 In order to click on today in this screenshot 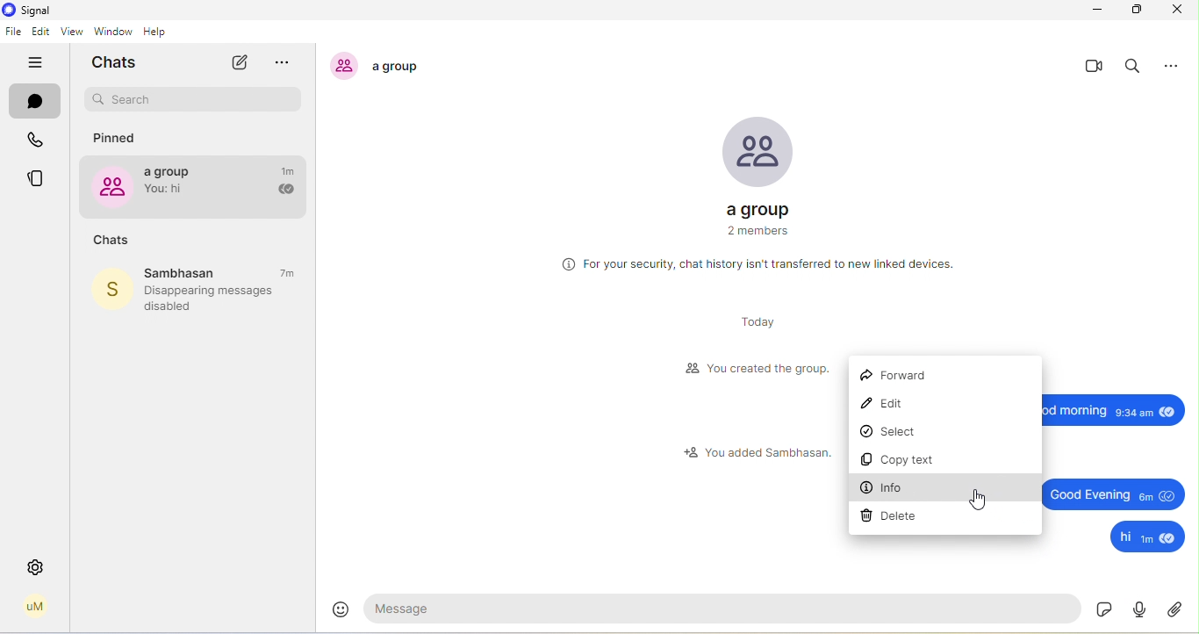, I will do `click(753, 323)`.